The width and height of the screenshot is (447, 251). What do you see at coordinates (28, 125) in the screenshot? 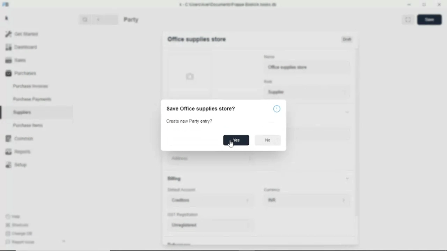
I see `Purchase items` at bounding box center [28, 125].